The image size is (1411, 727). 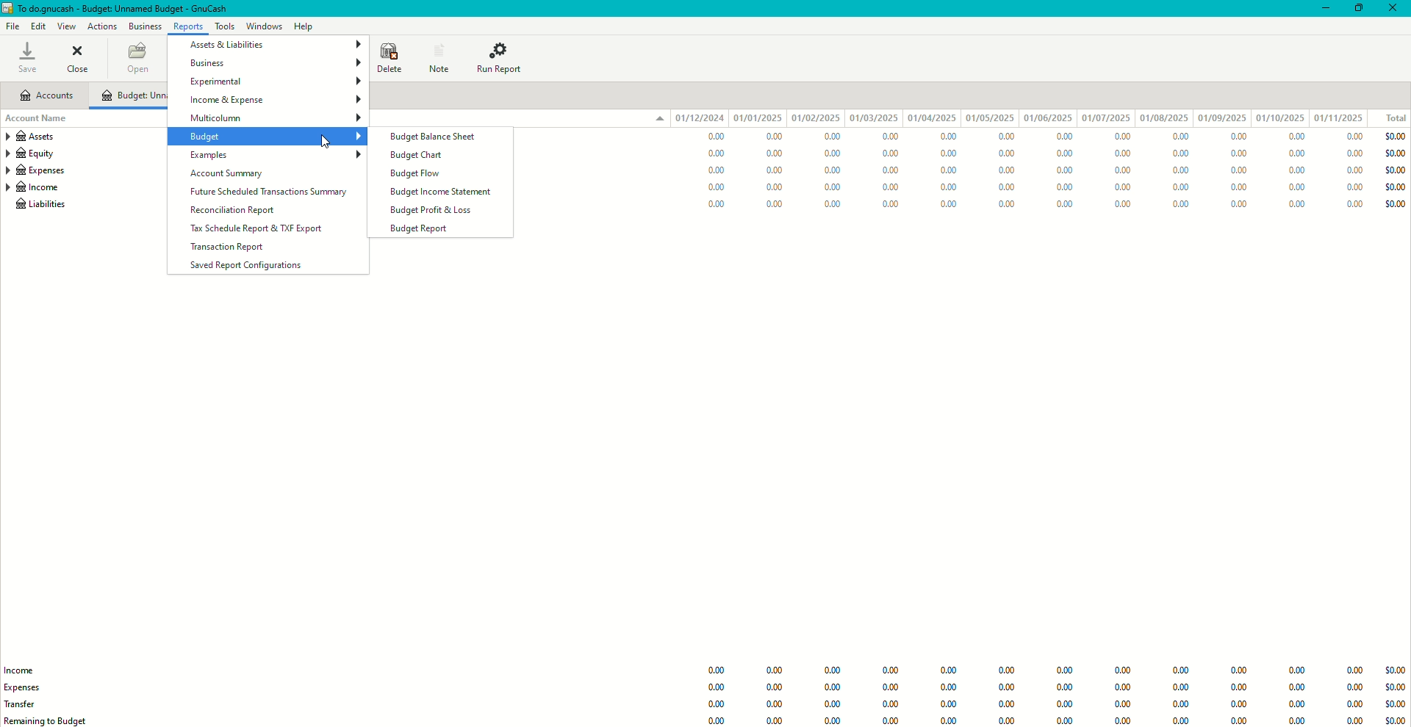 What do you see at coordinates (1294, 671) in the screenshot?
I see `0.00` at bounding box center [1294, 671].